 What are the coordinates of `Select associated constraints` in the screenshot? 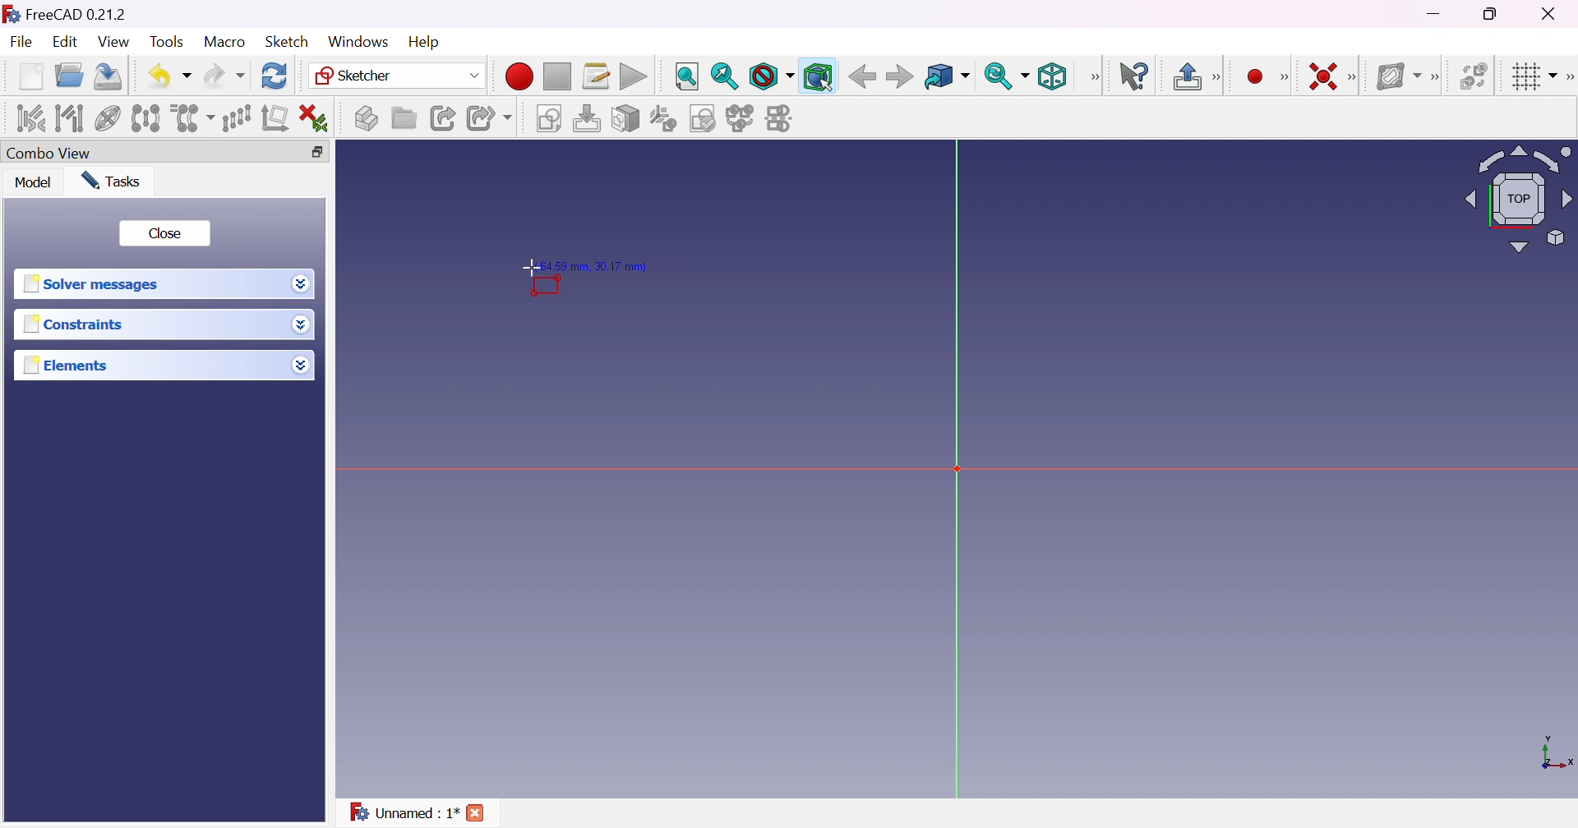 It's located at (30, 117).